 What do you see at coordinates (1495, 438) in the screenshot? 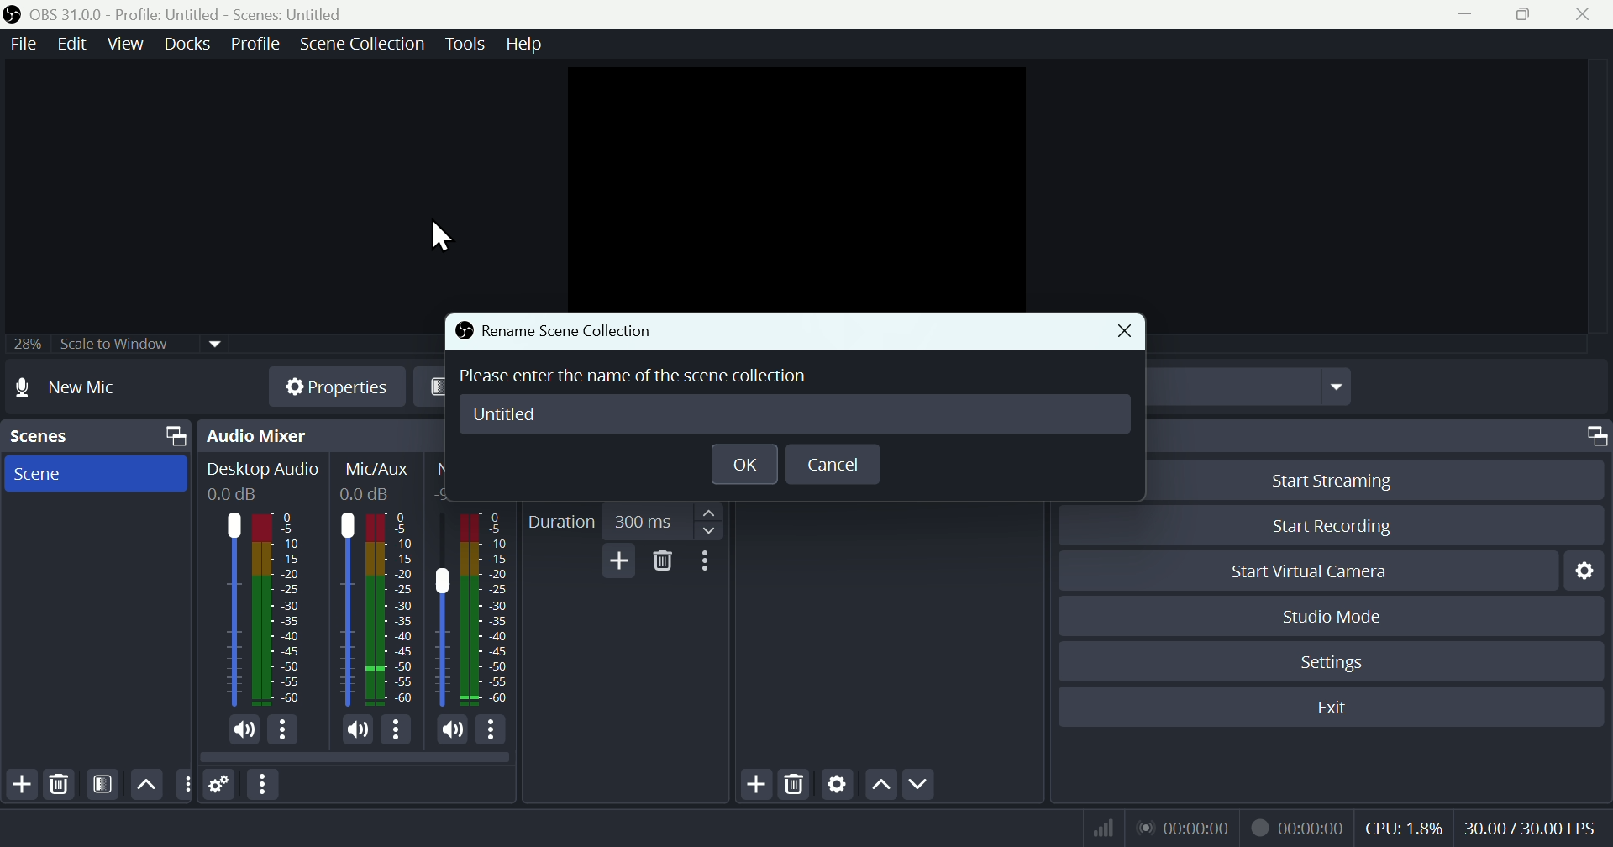
I see `controls` at bounding box center [1495, 438].